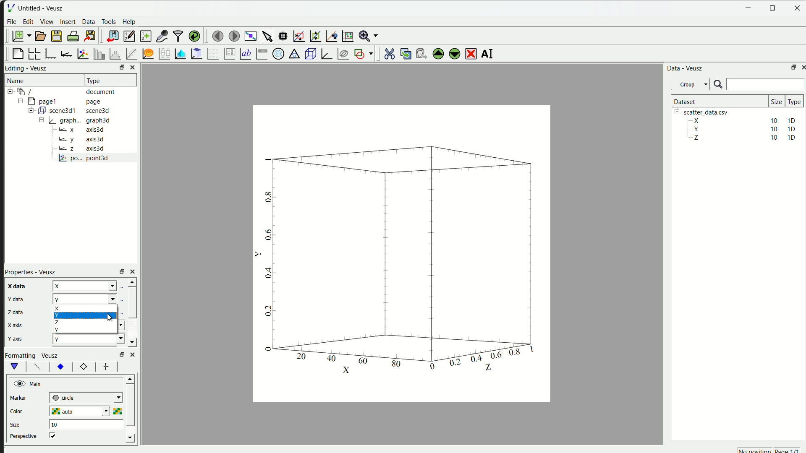 The width and height of the screenshot is (806, 453). Describe the element at coordinates (39, 68) in the screenshot. I see `Veusz` at that location.